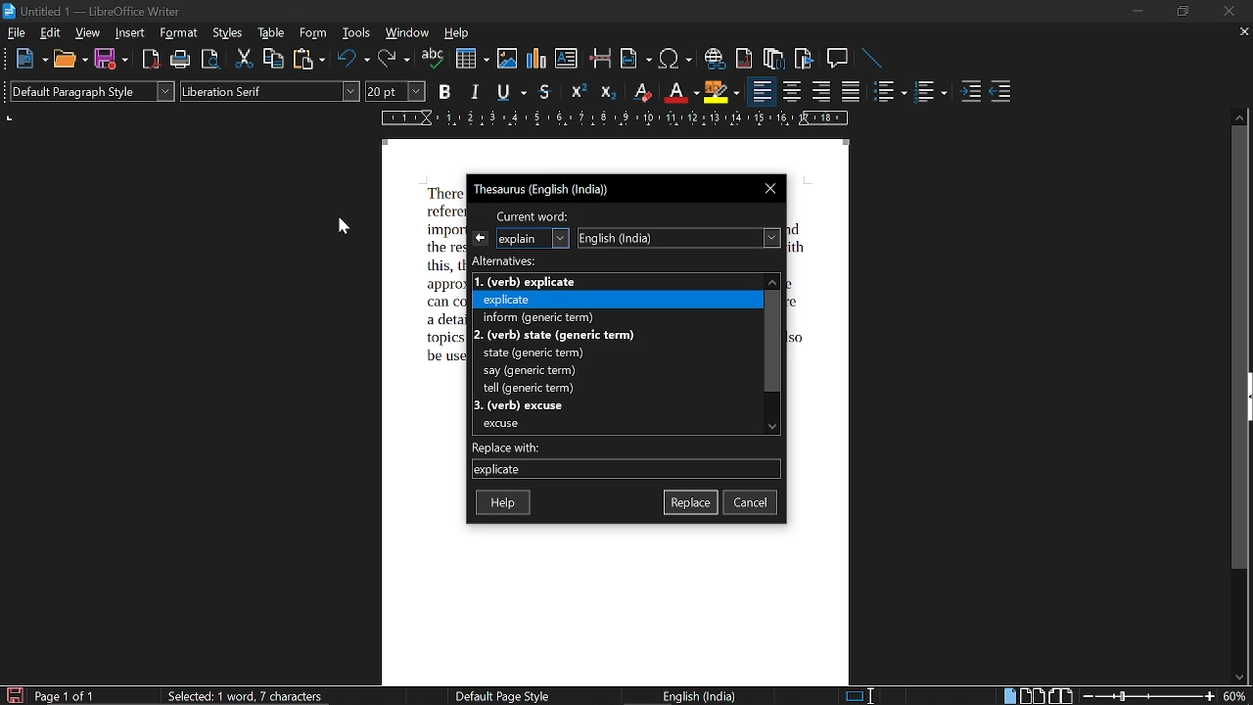  I want to click on current zoom, so click(1236, 696).